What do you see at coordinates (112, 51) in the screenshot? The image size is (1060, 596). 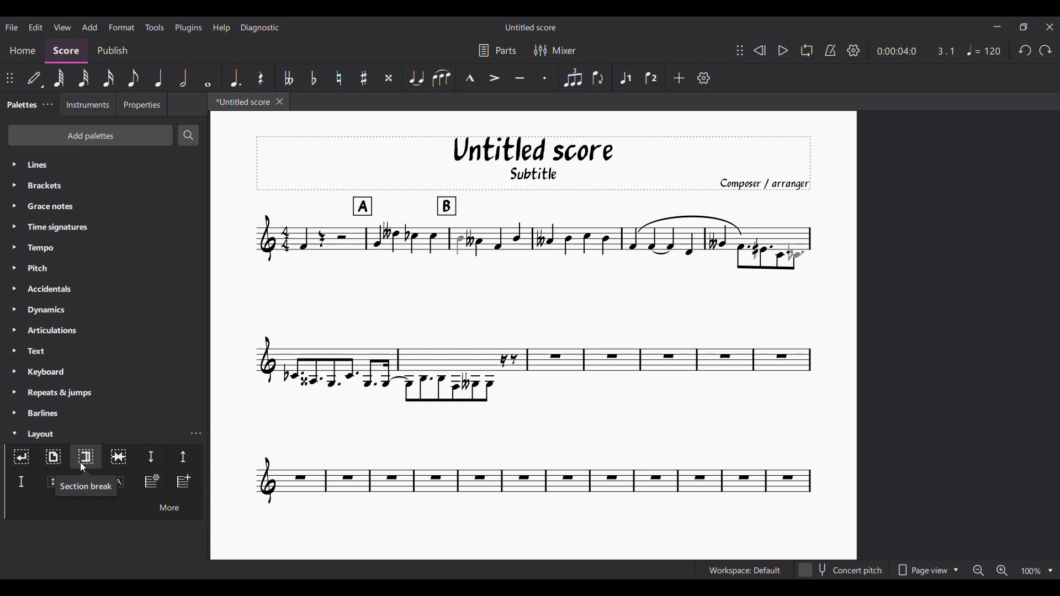 I see `Publish section` at bounding box center [112, 51].